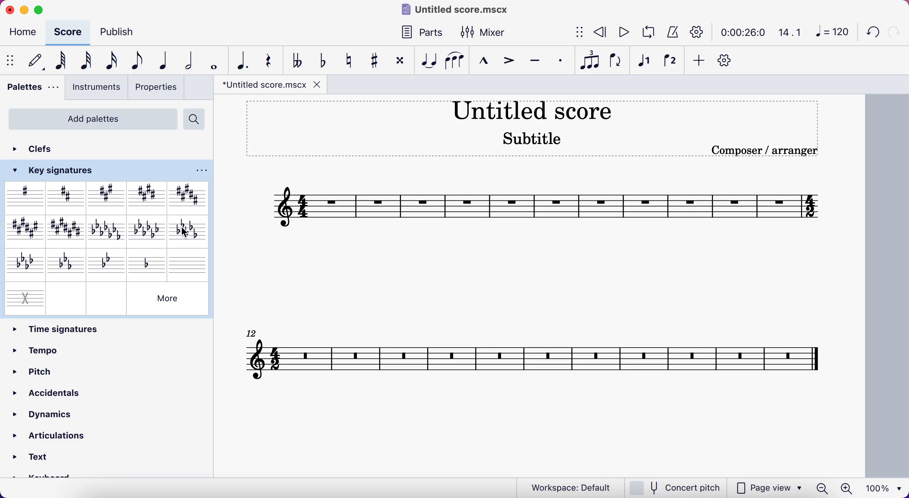  Describe the element at coordinates (672, 63) in the screenshot. I see `voice 2` at that location.